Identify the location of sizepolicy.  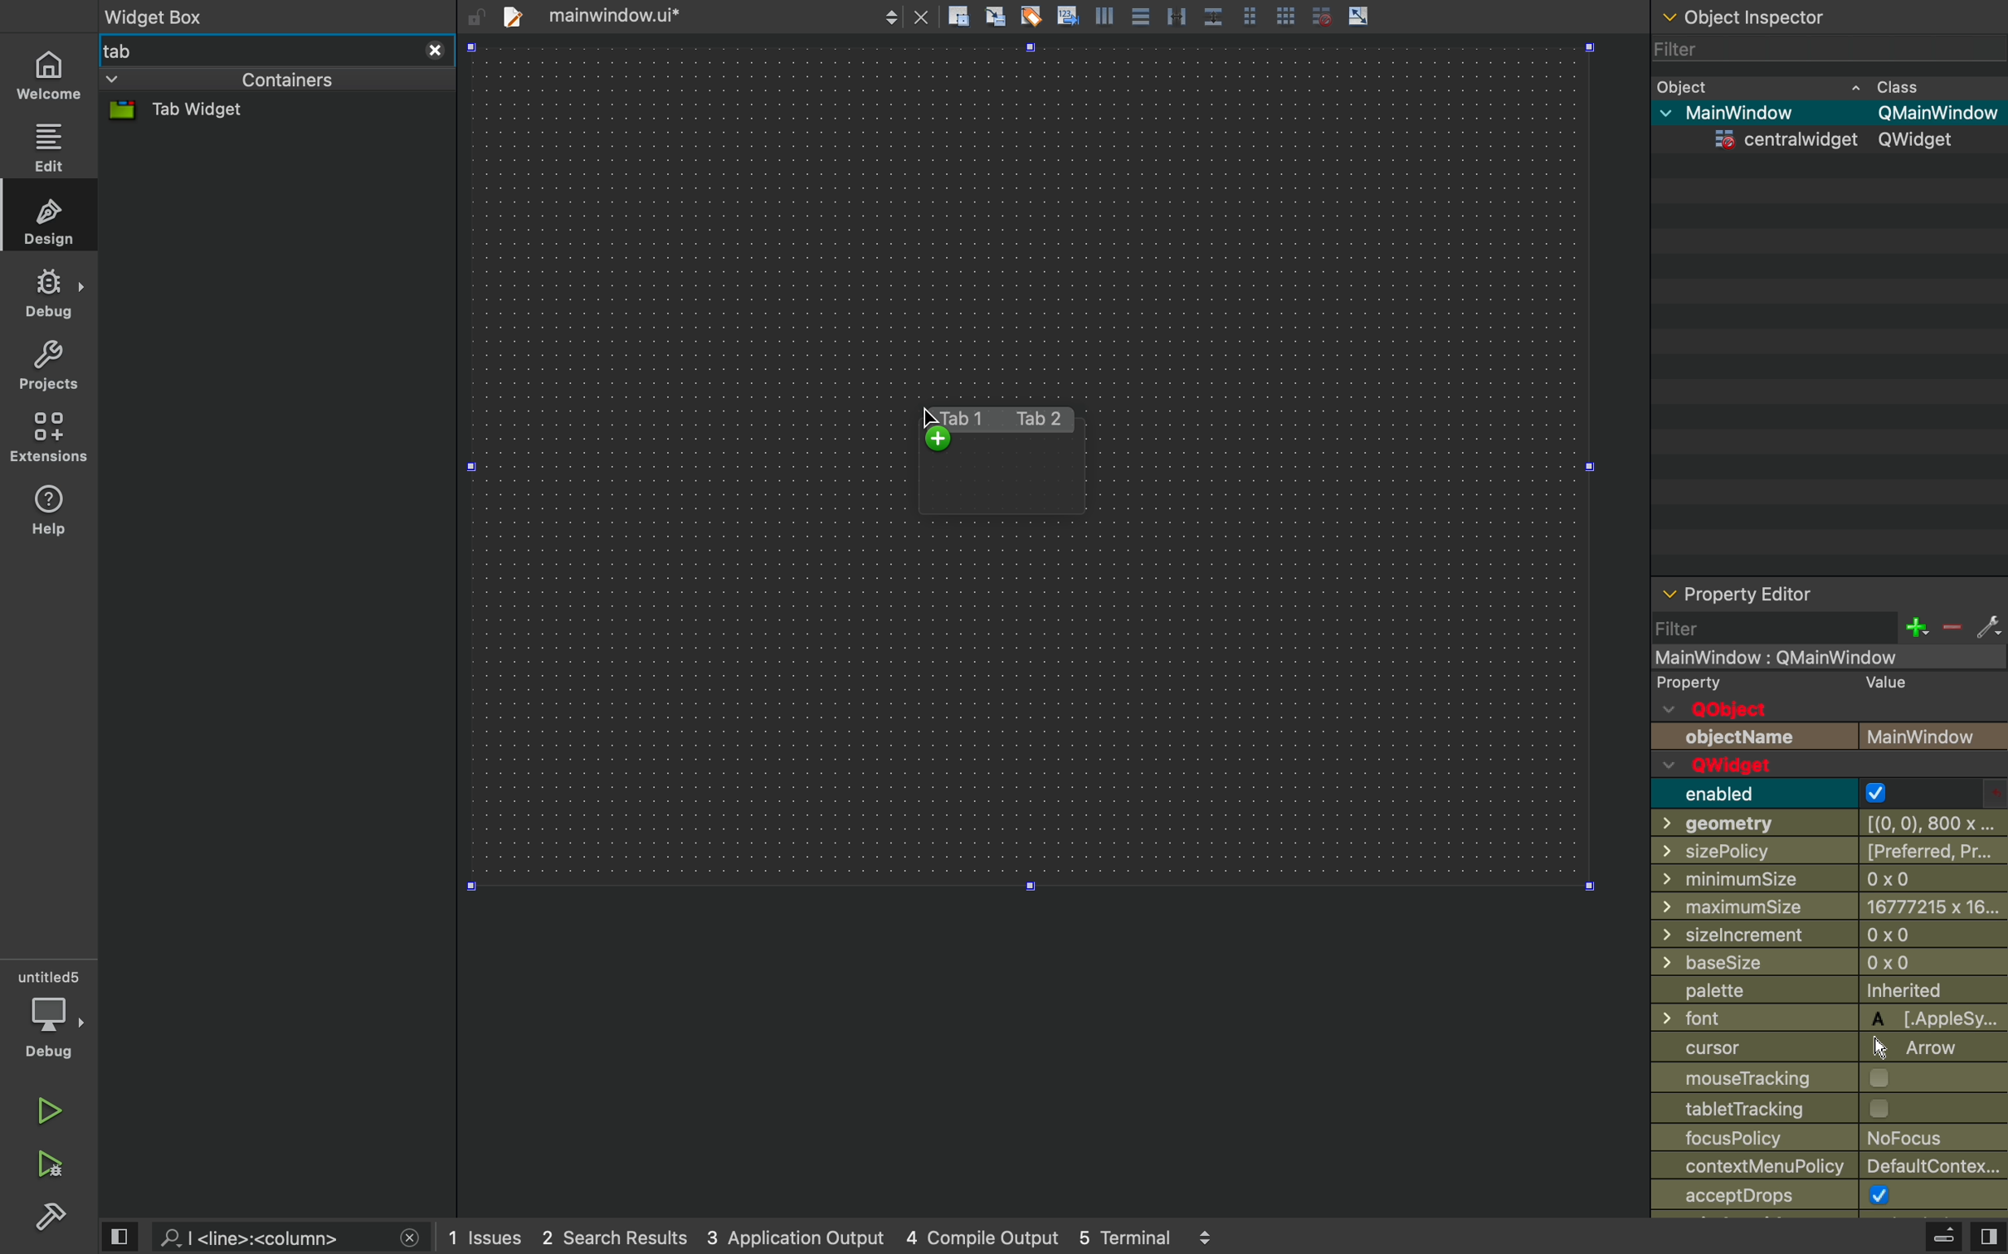
(1828, 854).